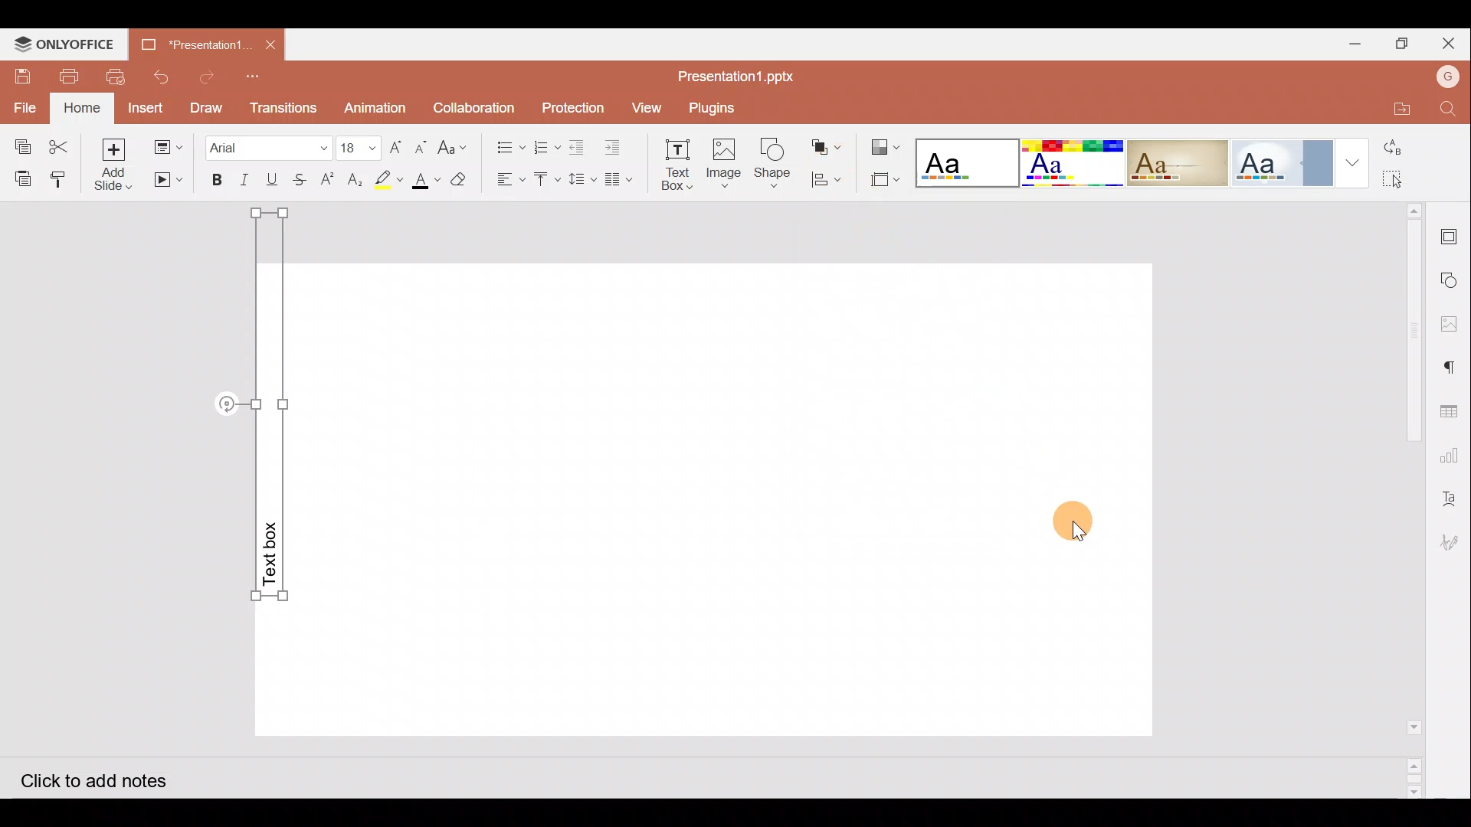 The width and height of the screenshot is (1471, 827). I want to click on Undo, so click(159, 77).